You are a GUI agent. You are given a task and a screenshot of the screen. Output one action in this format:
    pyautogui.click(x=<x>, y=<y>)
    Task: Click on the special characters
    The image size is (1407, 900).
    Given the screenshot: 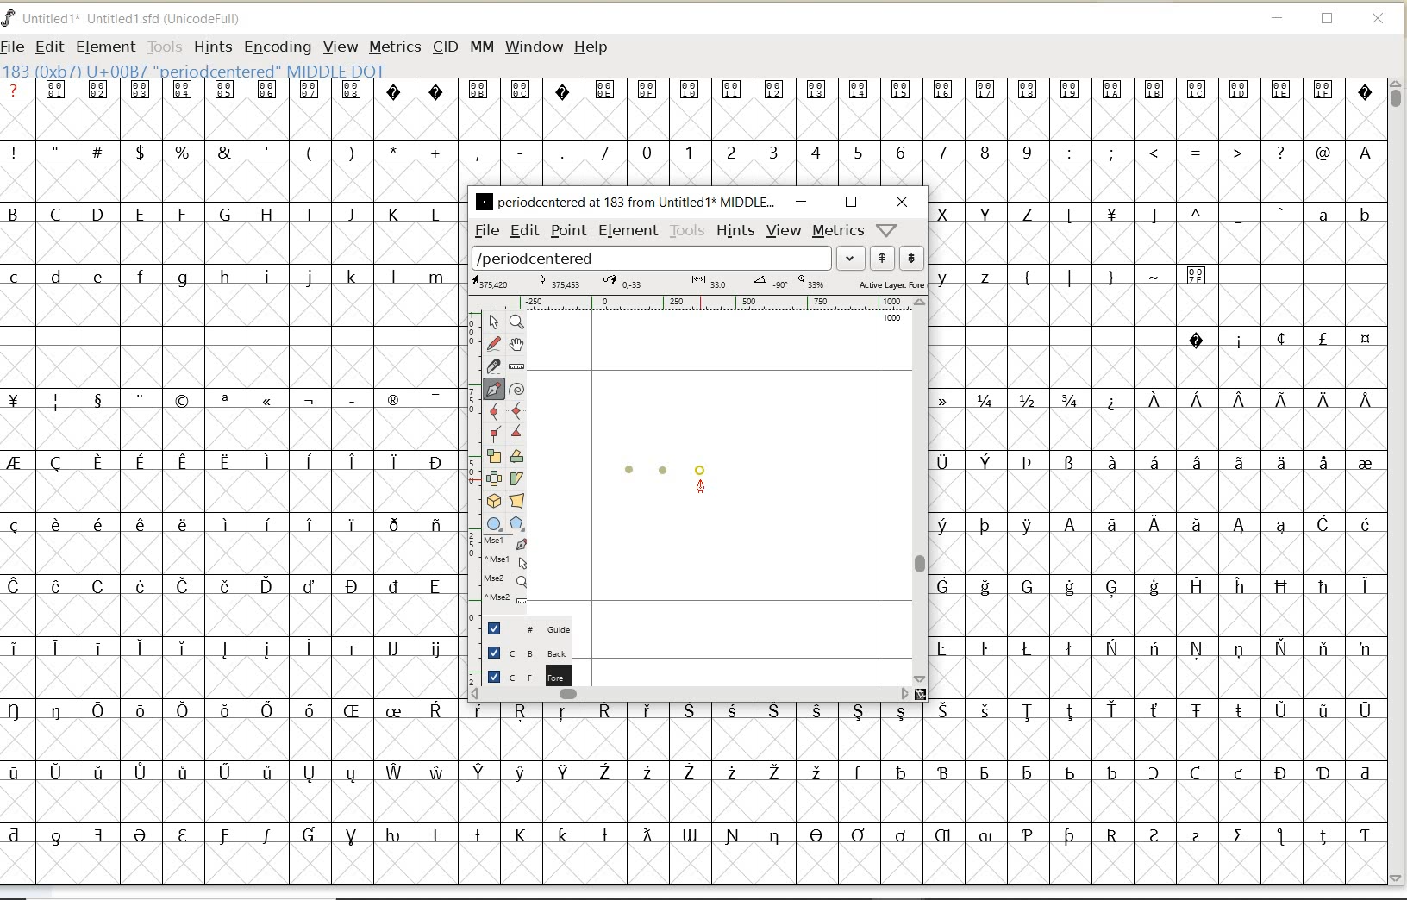 What is the action you would take?
    pyautogui.click(x=691, y=100)
    